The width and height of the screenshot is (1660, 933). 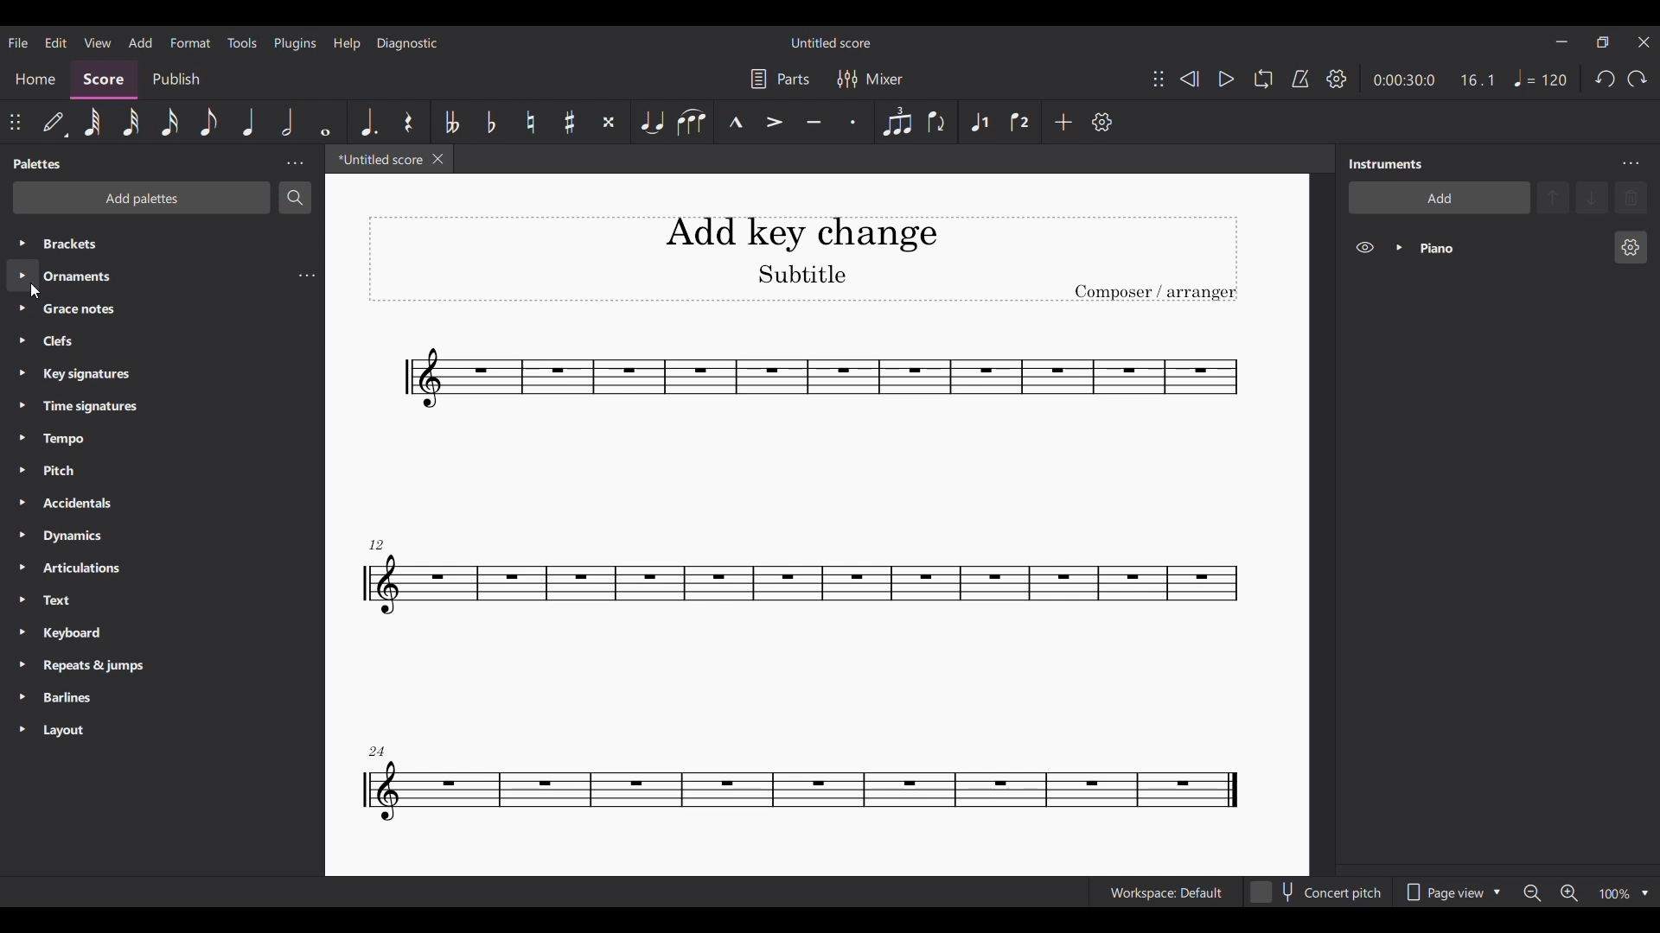 What do you see at coordinates (1631, 247) in the screenshot?
I see `Piano settings` at bounding box center [1631, 247].